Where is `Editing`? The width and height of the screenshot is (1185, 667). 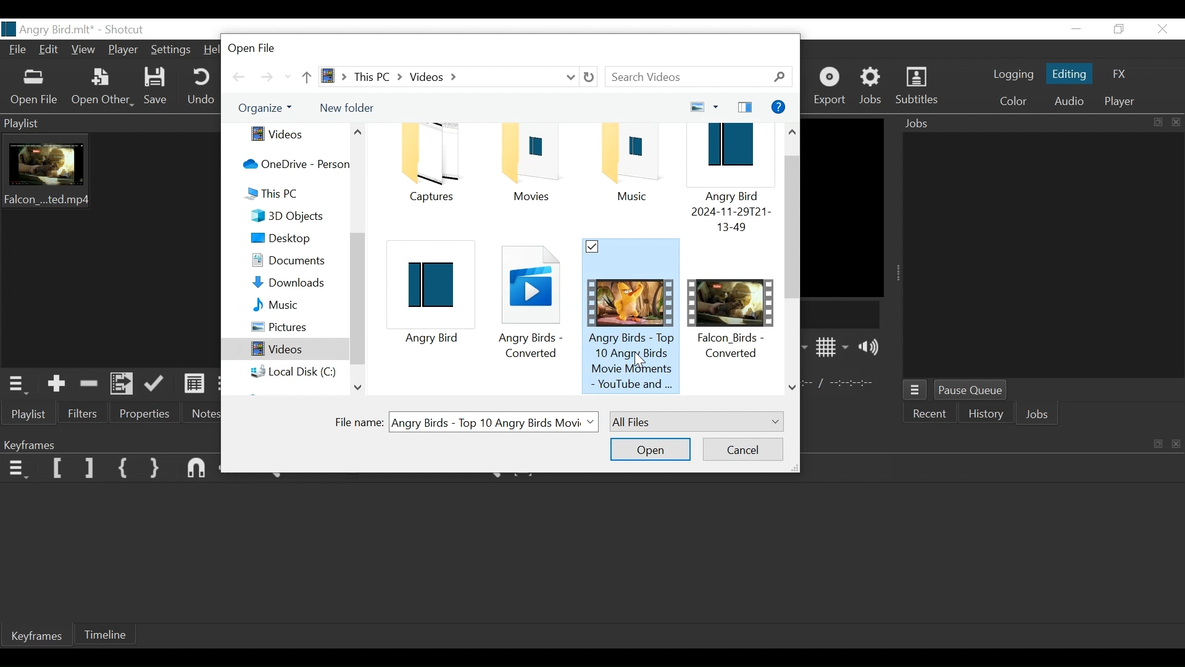
Editing is located at coordinates (1071, 74).